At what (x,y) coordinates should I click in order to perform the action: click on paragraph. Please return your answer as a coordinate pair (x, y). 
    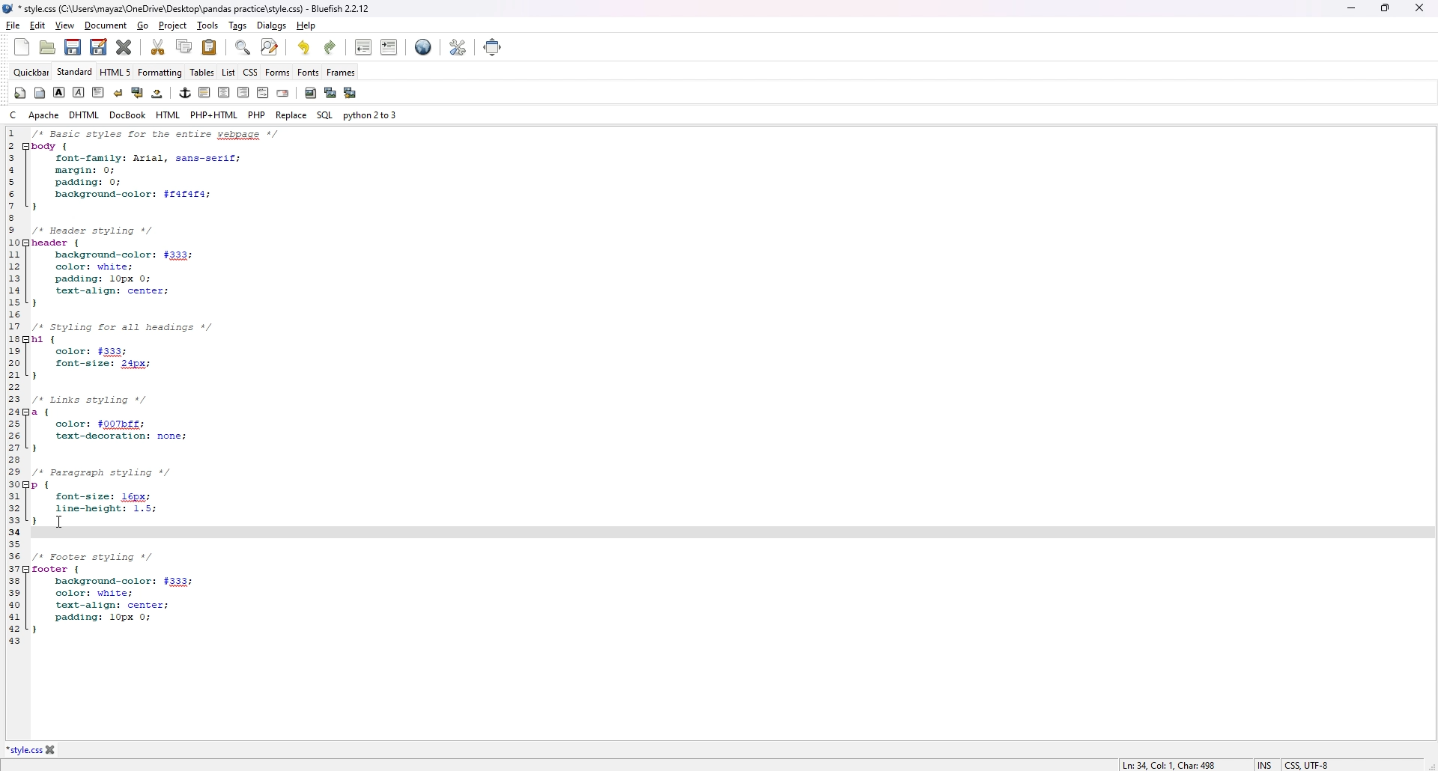
    Looking at the image, I should click on (99, 92).